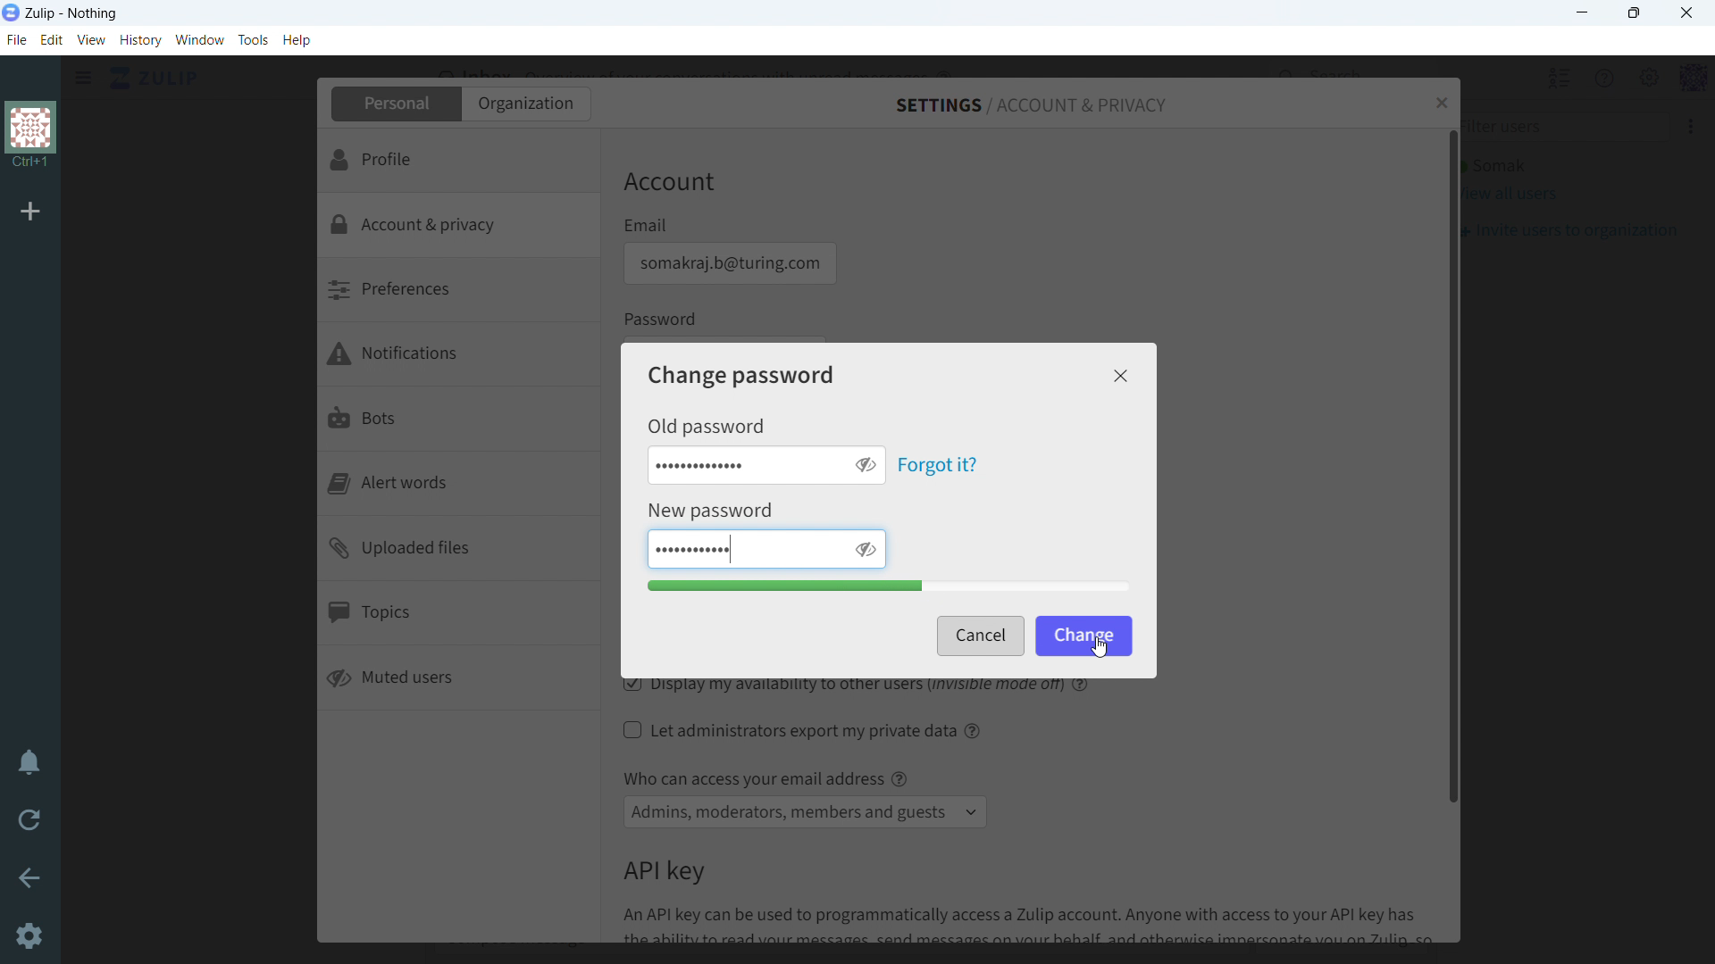  What do you see at coordinates (706, 464) in the screenshot?
I see `old password typed` at bounding box center [706, 464].